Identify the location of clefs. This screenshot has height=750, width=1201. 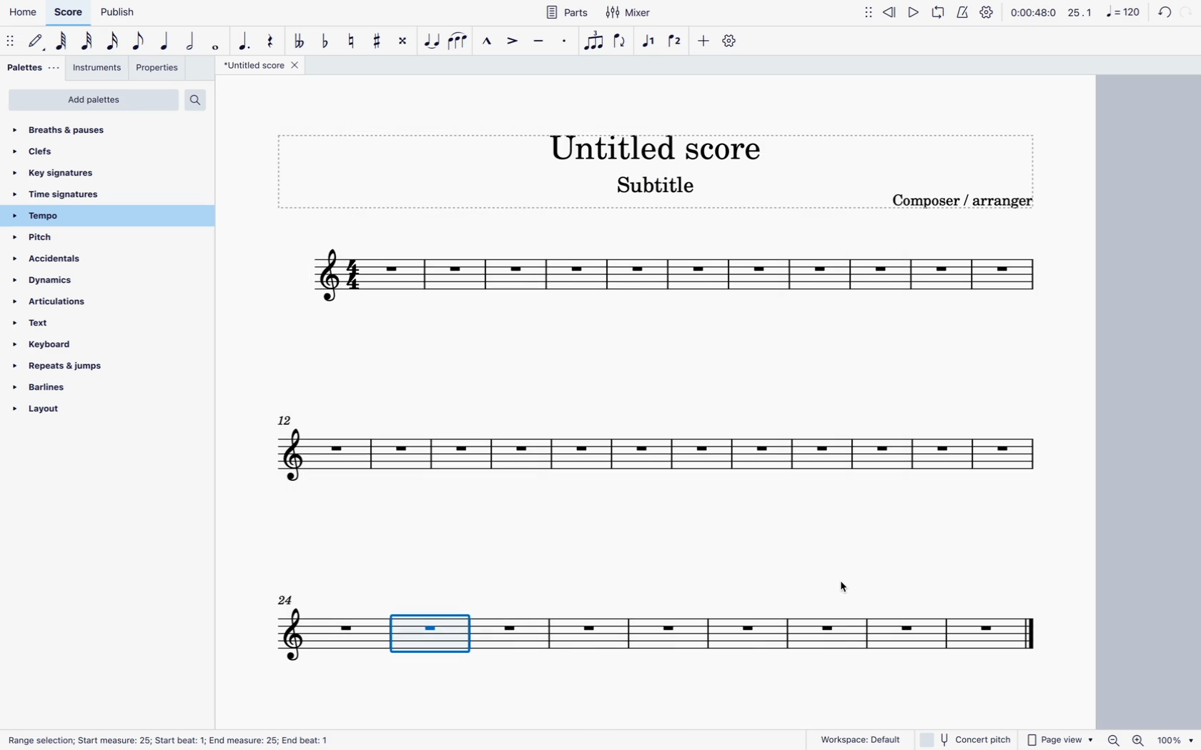
(48, 154).